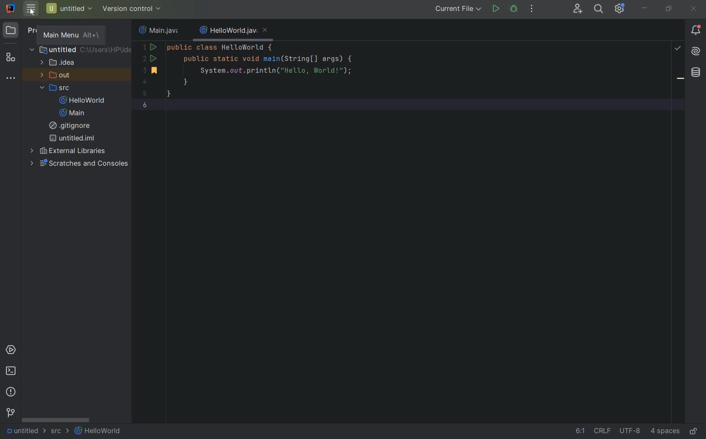 The height and width of the screenshot is (439, 706). What do you see at coordinates (79, 50) in the screenshot?
I see `UNTITLED` at bounding box center [79, 50].